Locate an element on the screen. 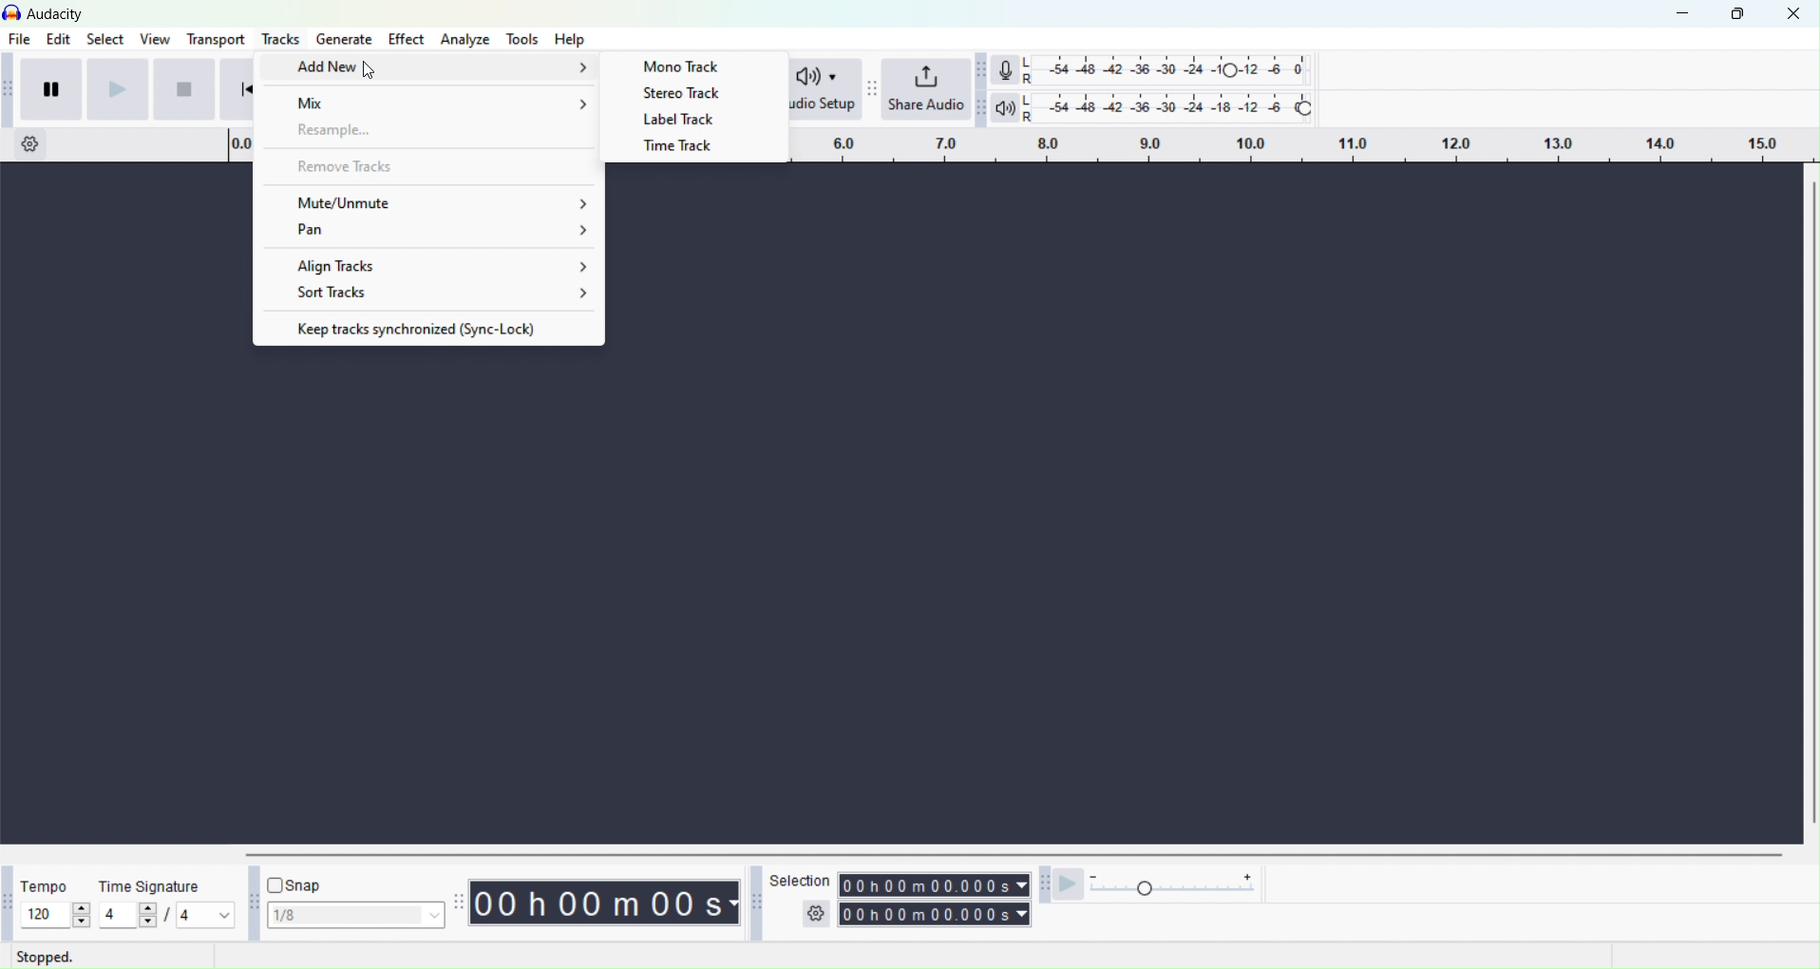 This screenshot has width=1820, height=969. Skip to start is located at coordinates (184, 89).